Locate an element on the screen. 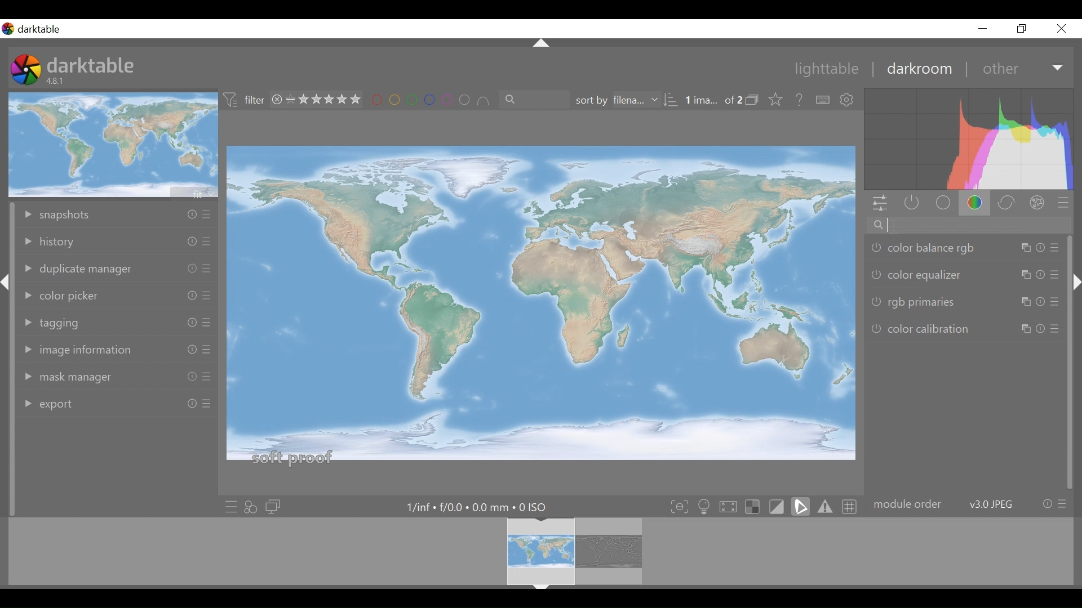 Image resolution: width=1082 pixels, height=608 pixels. Expand is located at coordinates (1059, 69).